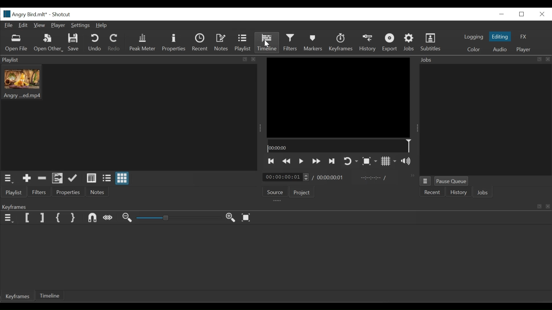 The width and height of the screenshot is (552, 310). Describe the element at coordinates (351, 161) in the screenshot. I see `Toggle player looping` at that location.